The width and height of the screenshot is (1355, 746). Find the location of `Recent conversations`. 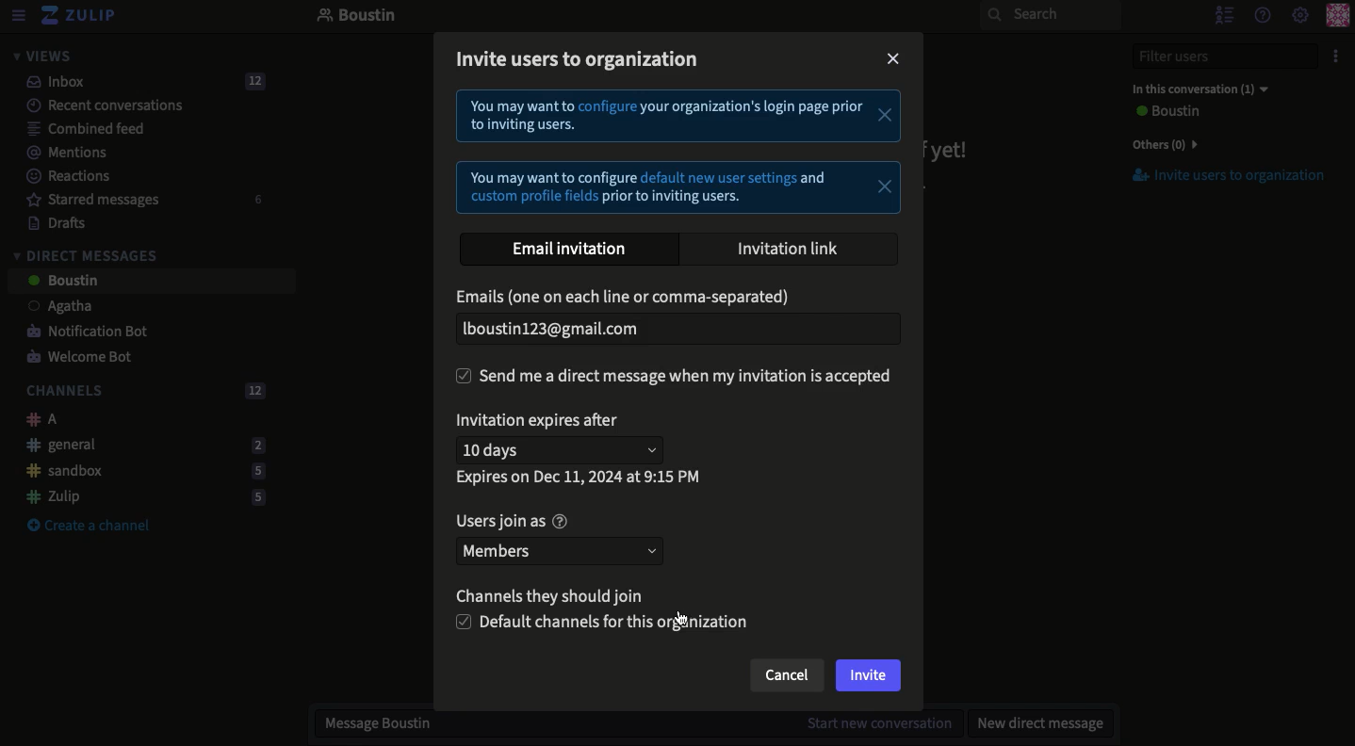

Recent conversations is located at coordinates (93, 105).